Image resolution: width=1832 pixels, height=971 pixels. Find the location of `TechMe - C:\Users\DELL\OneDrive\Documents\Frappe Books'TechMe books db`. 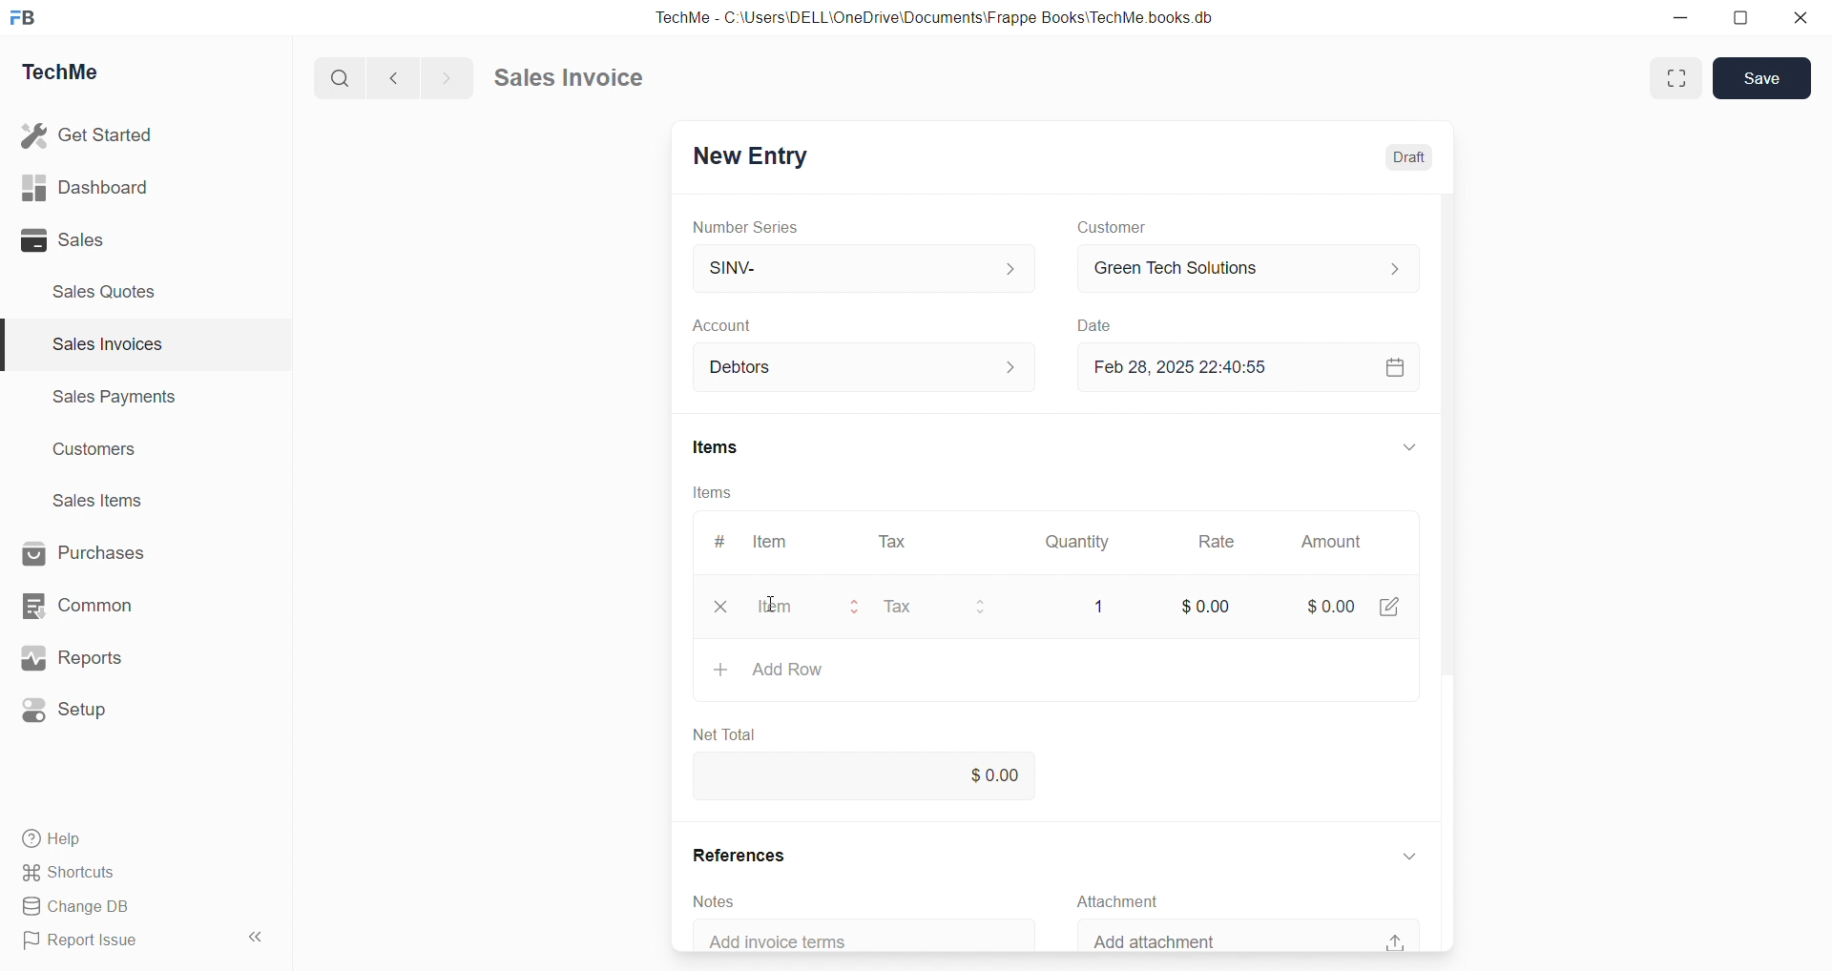

TechMe - C:\Users\DELL\OneDrive\Documents\Frappe Books'TechMe books db is located at coordinates (939, 17).